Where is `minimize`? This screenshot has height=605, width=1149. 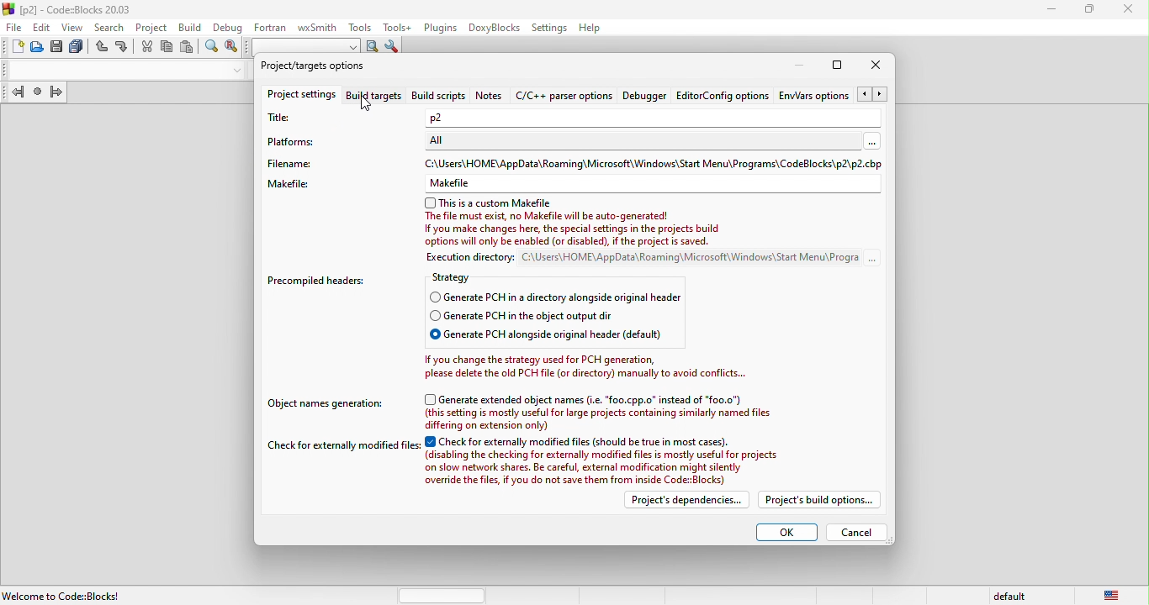
minimize is located at coordinates (794, 66).